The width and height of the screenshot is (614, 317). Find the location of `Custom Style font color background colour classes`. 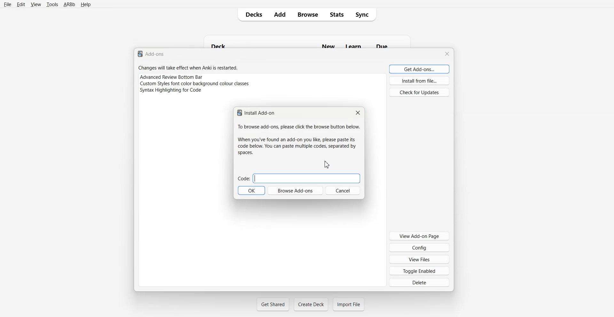

Custom Style font color background colour classes is located at coordinates (262, 84).